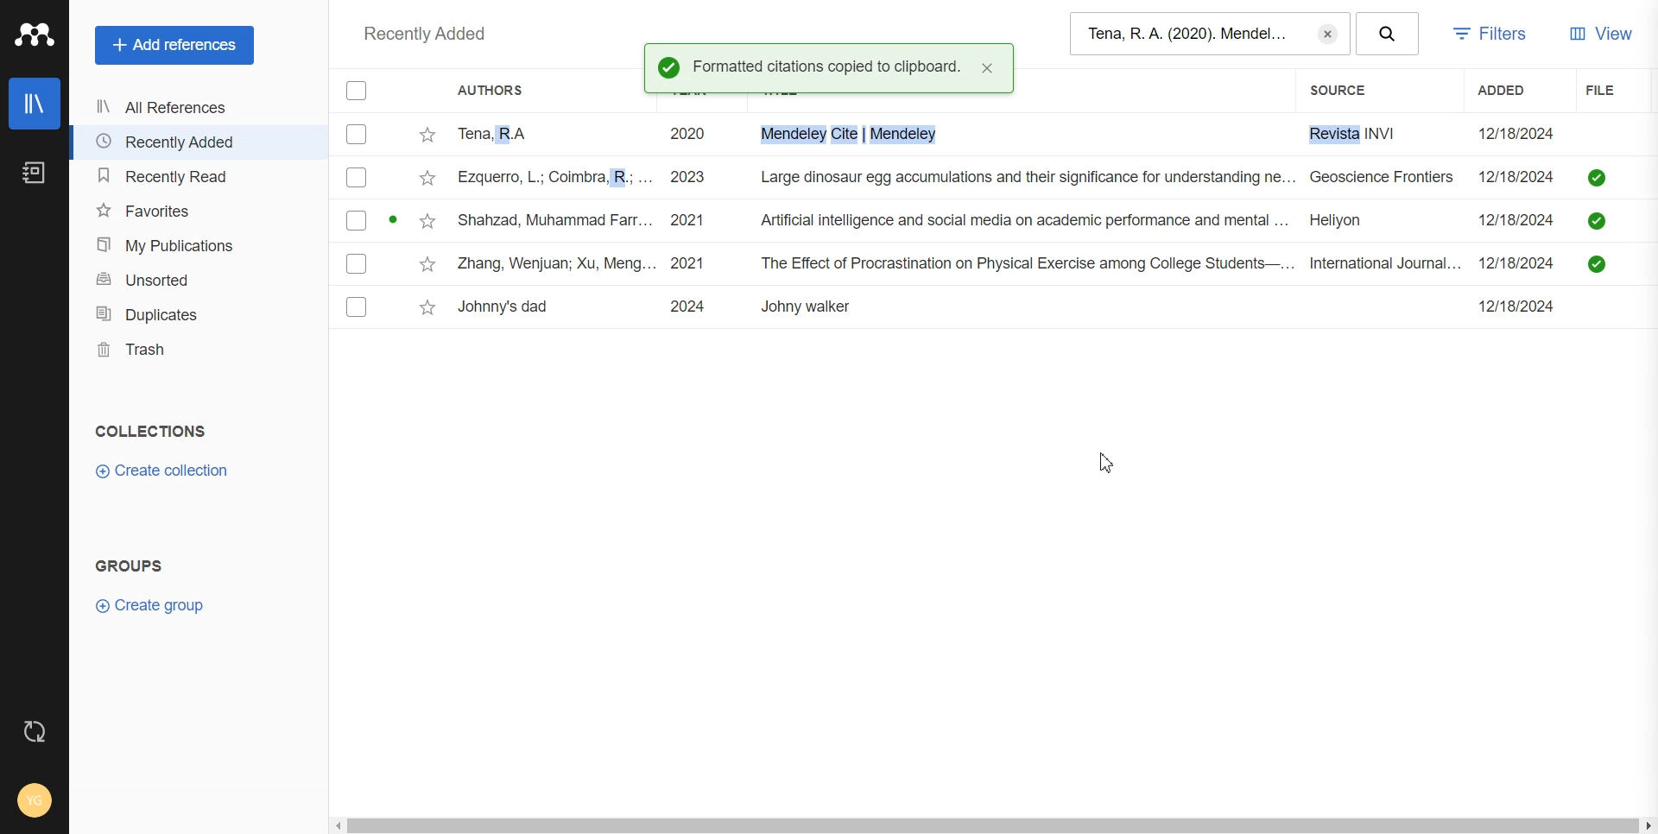  What do you see at coordinates (959, 306) in the screenshot?
I see `Johnny's dad 2024 Johny walker` at bounding box center [959, 306].